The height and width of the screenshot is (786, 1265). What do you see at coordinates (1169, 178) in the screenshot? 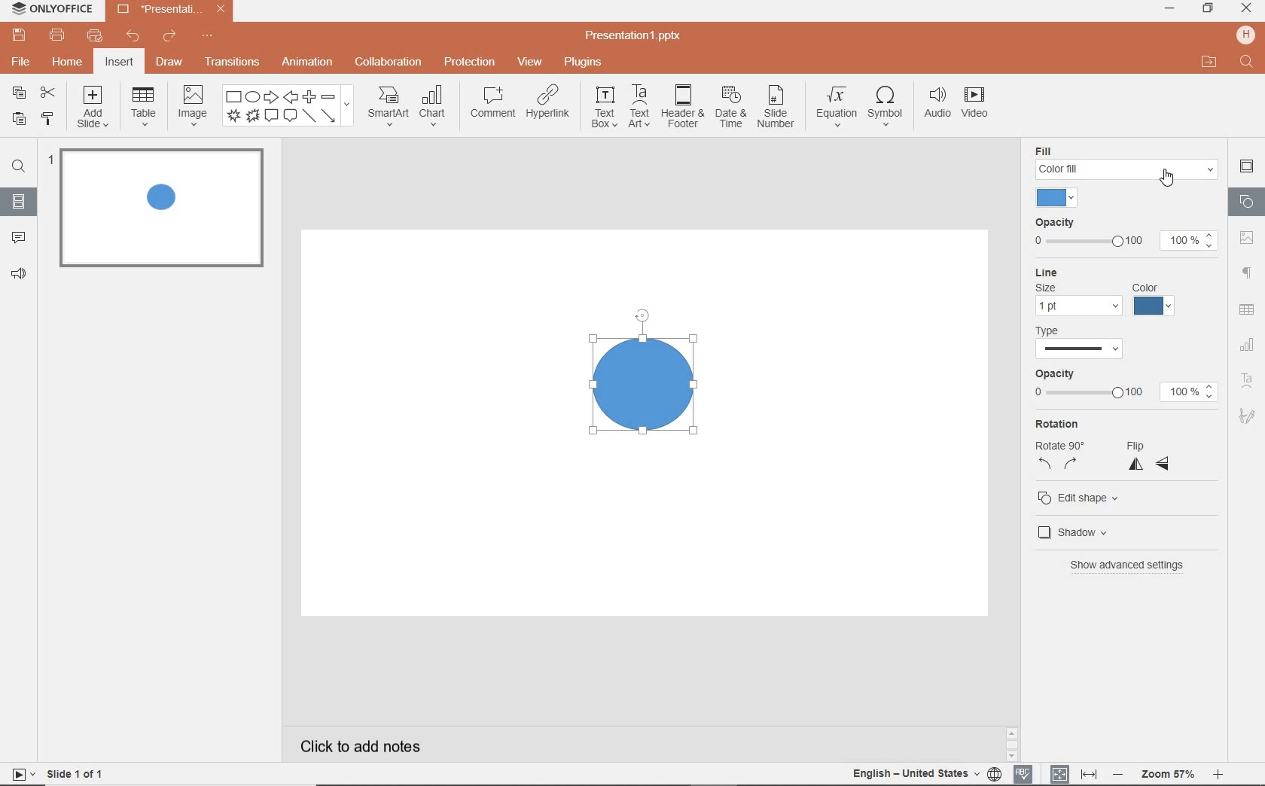
I see `mouse pointer` at bounding box center [1169, 178].